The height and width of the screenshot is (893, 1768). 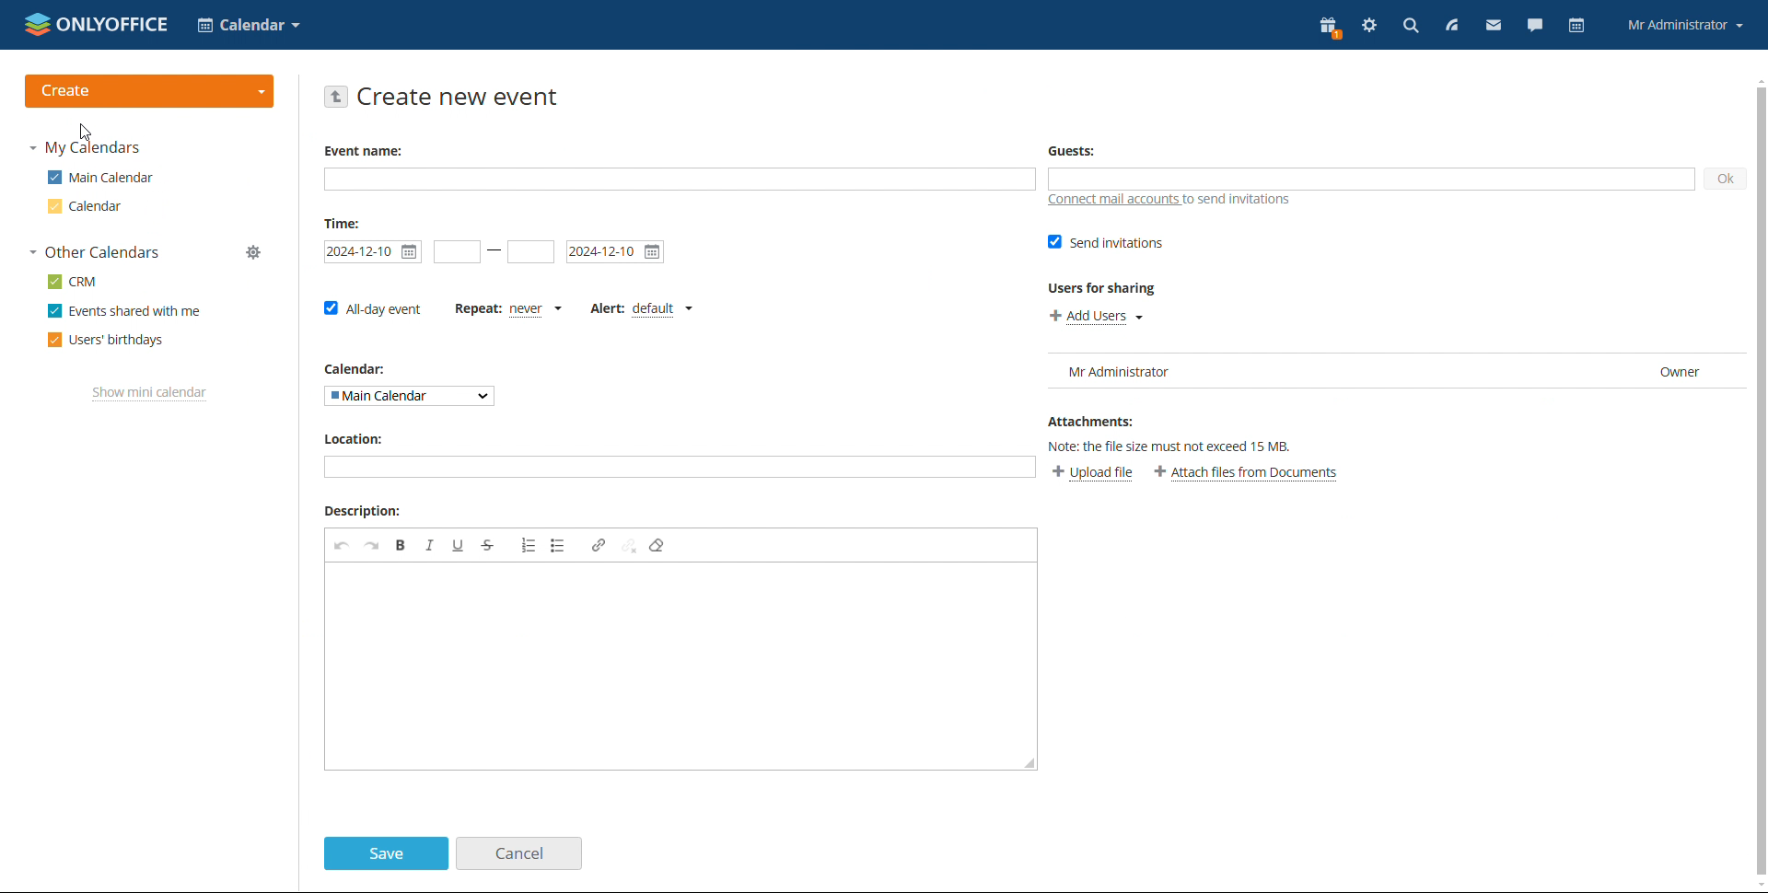 What do you see at coordinates (616, 252) in the screenshot?
I see `end date` at bounding box center [616, 252].